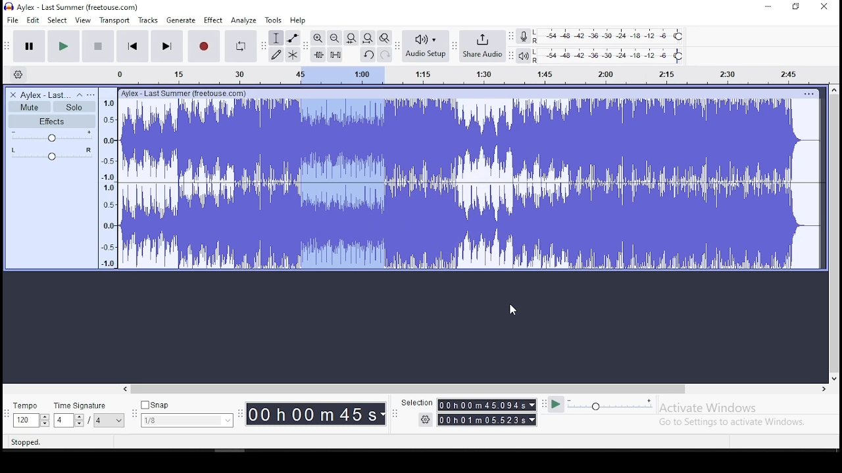  Describe the element at coordinates (385, 37) in the screenshot. I see `zoom toggle` at that location.